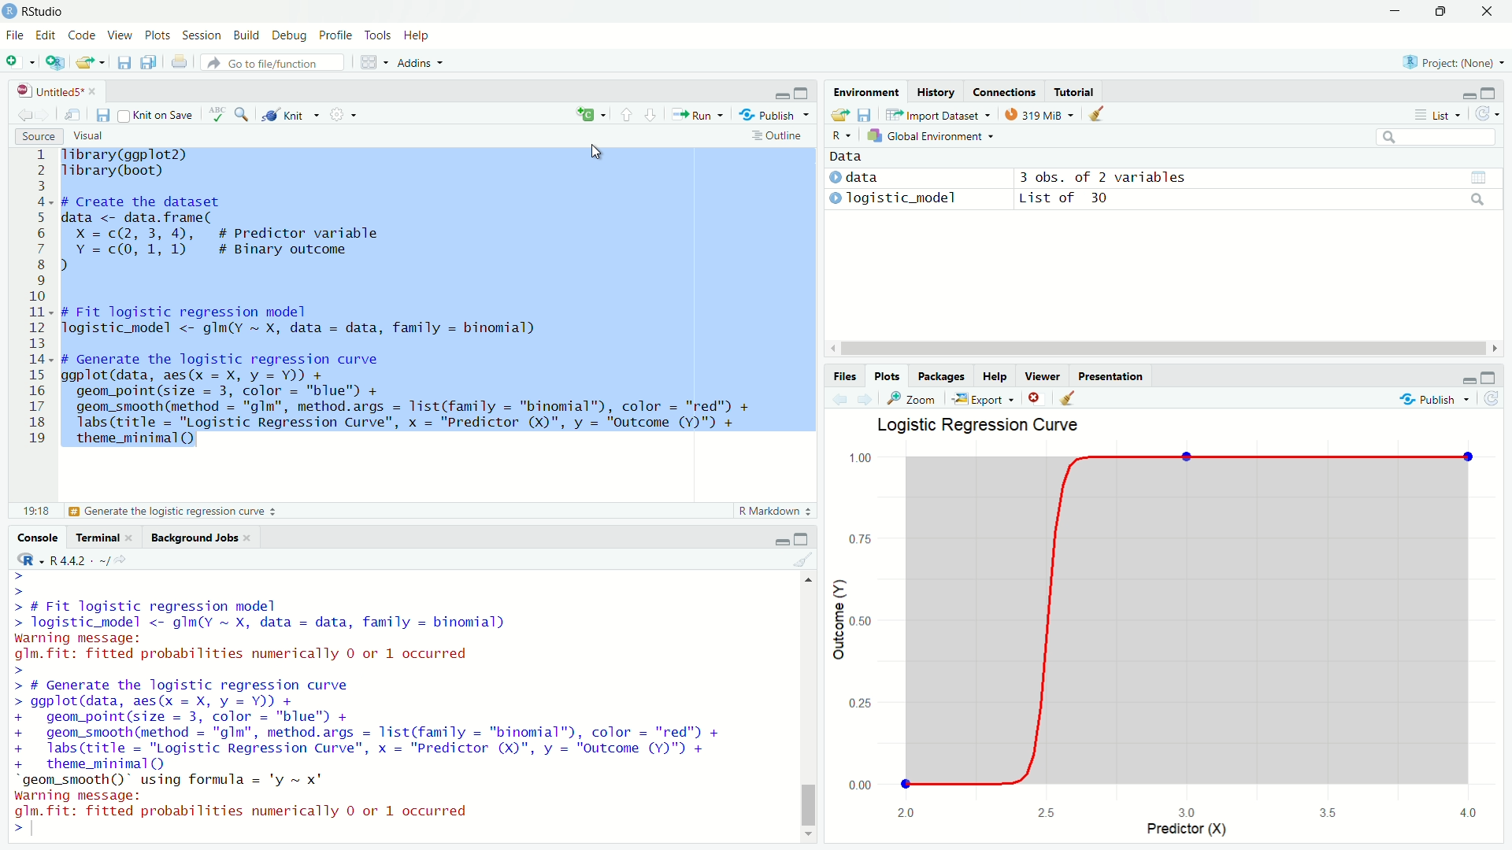 The height and width of the screenshot is (850, 1512). I want to click on Tutorial, so click(1075, 91).